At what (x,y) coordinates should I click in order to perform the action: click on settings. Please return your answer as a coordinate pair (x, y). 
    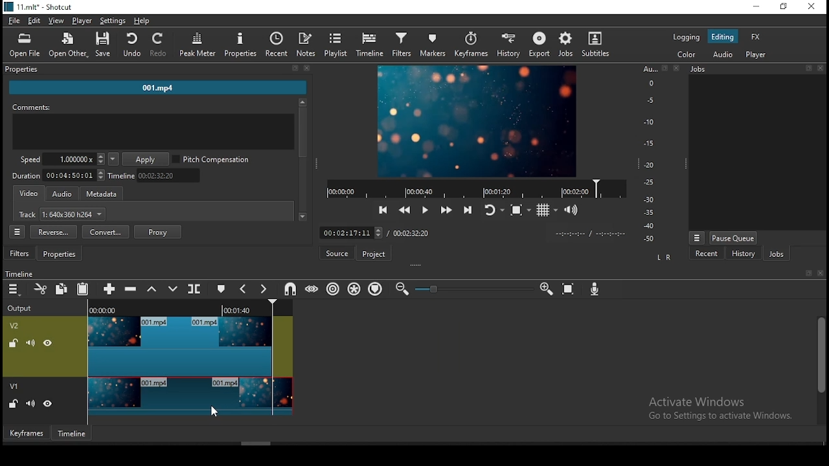
    Looking at the image, I should click on (113, 20).